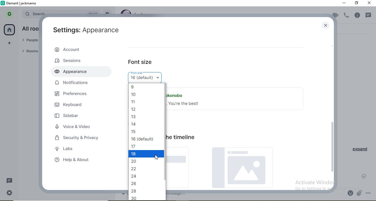 Image resolution: width=376 pixels, height=201 pixels. I want to click on preferences, so click(75, 94).